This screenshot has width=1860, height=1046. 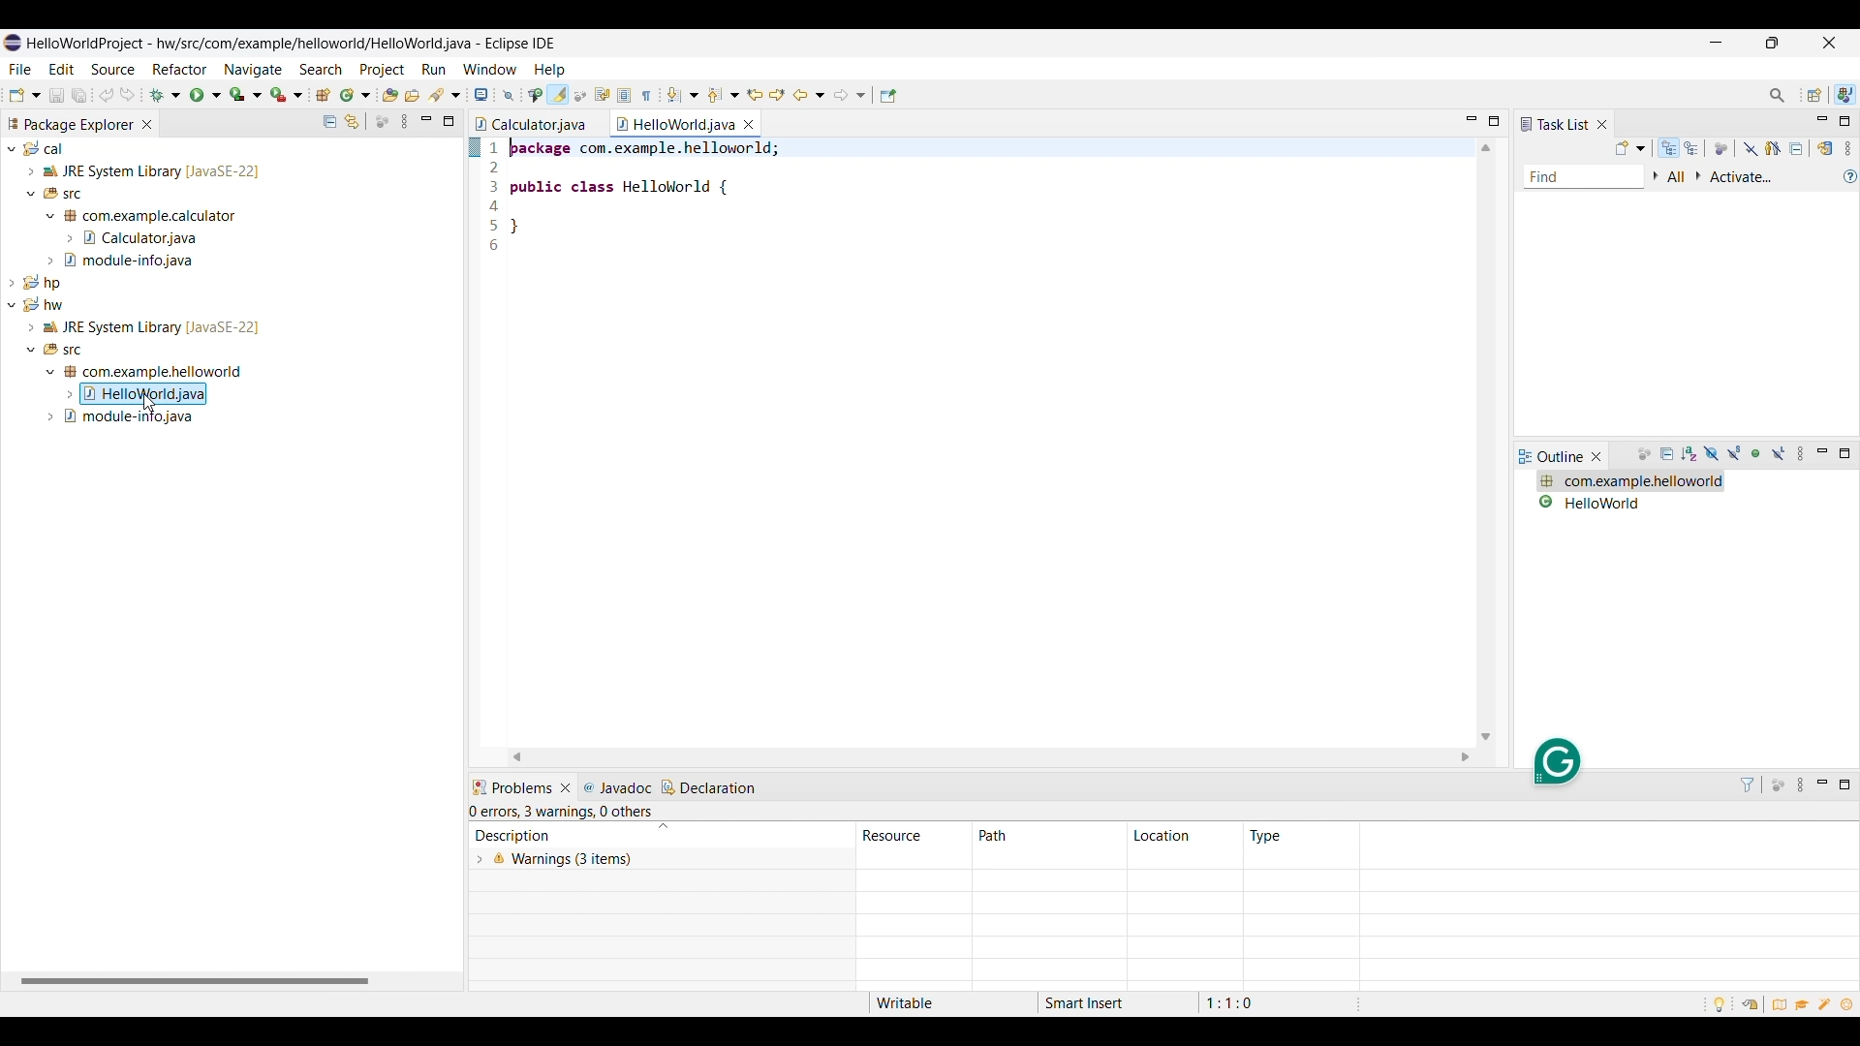 What do you see at coordinates (619, 787) in the screenshot?
I see `Javadoc tab` at bounding box center [619, 787].